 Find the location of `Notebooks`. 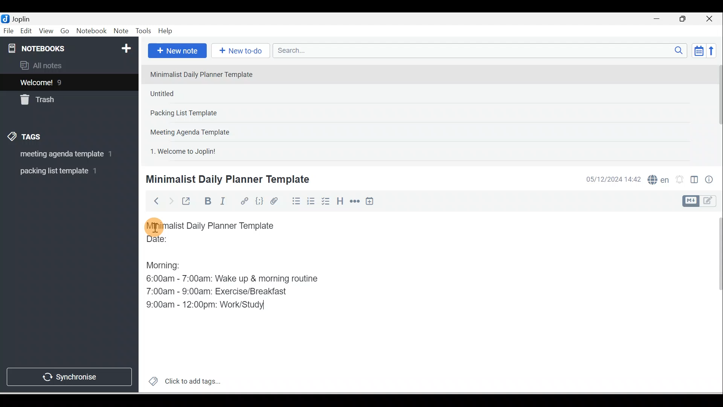

Notebooks is located at coordinates (71, 47).